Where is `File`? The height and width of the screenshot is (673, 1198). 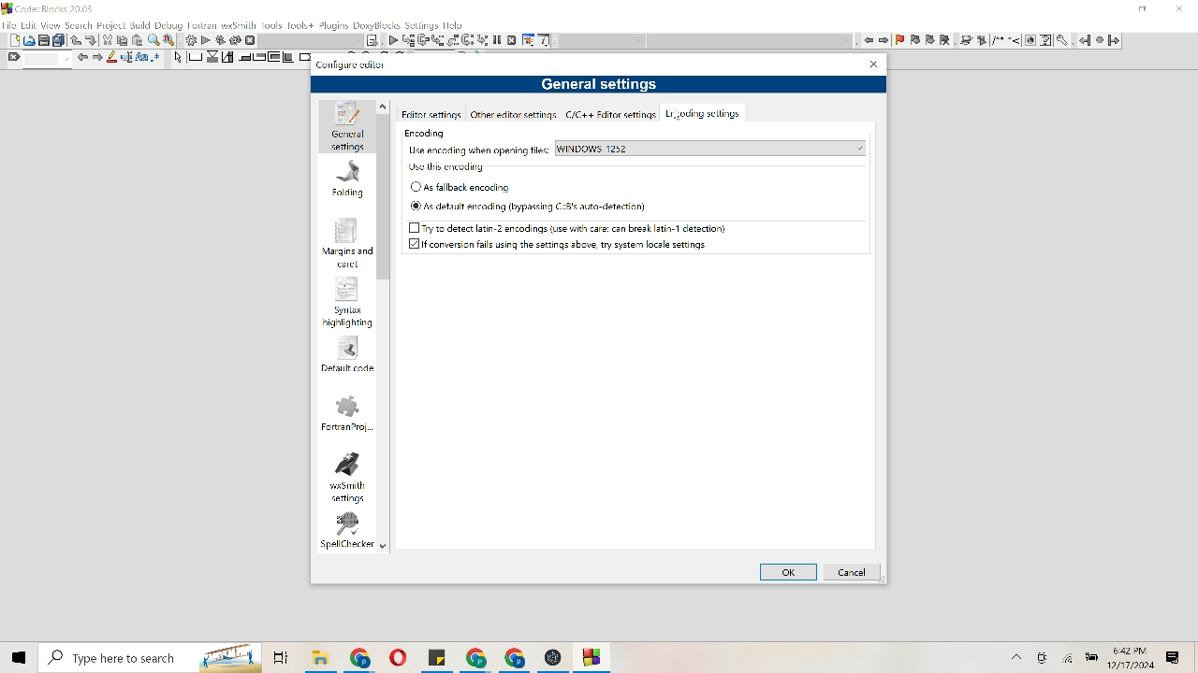 File is located at coordinates (320, 657).